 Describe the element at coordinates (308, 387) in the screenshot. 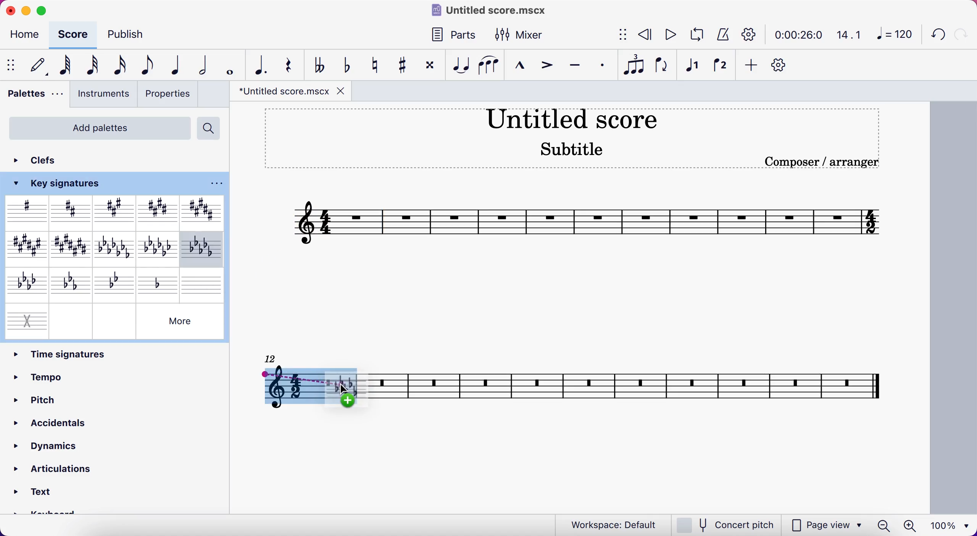

I see `applied key signature` at that location.